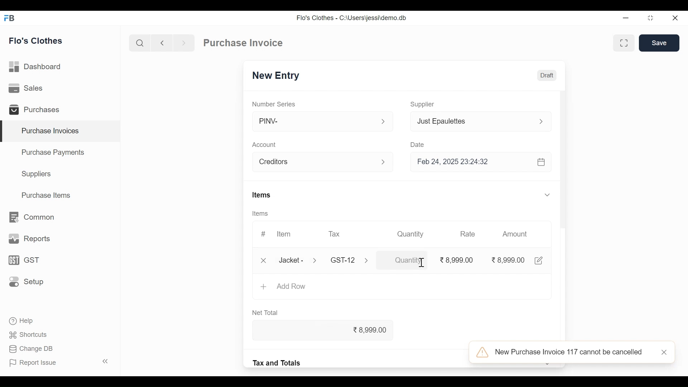  Describe the element at coordinates (243, 43) in the screenshot. I see `Purchase Invoice` at that location.